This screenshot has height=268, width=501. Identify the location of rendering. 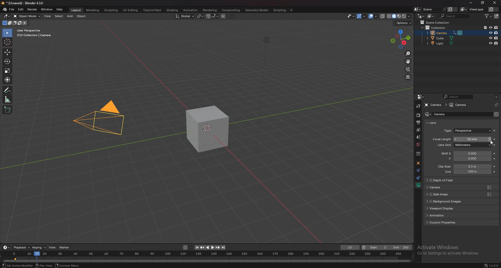
(210, 10).